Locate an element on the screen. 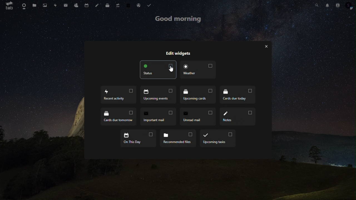 This screenshot has width=356, height=200. recent activity is located at coordinates (119, 95).